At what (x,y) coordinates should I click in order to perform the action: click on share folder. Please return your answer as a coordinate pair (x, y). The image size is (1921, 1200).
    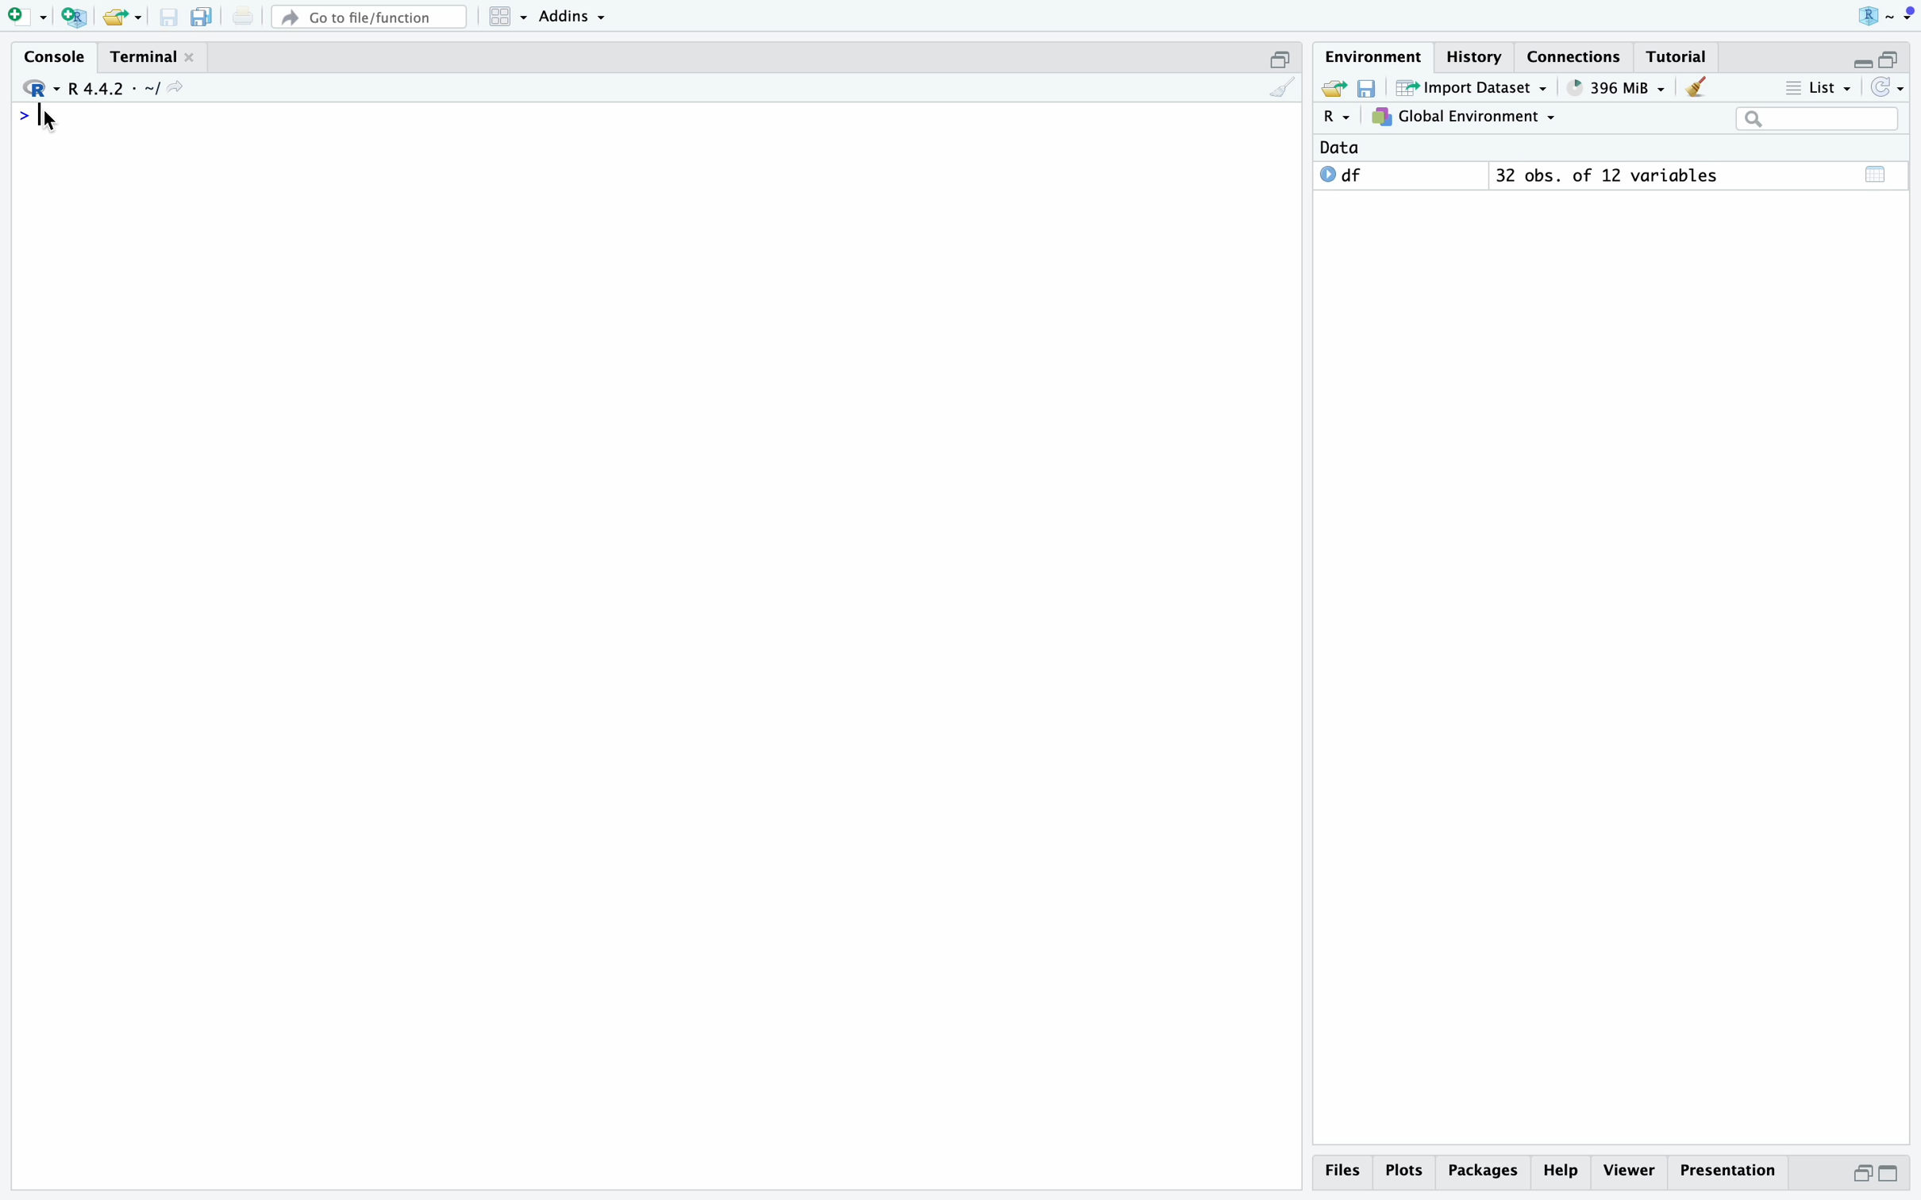
    Looking at the image, I should click on (1335, 88).